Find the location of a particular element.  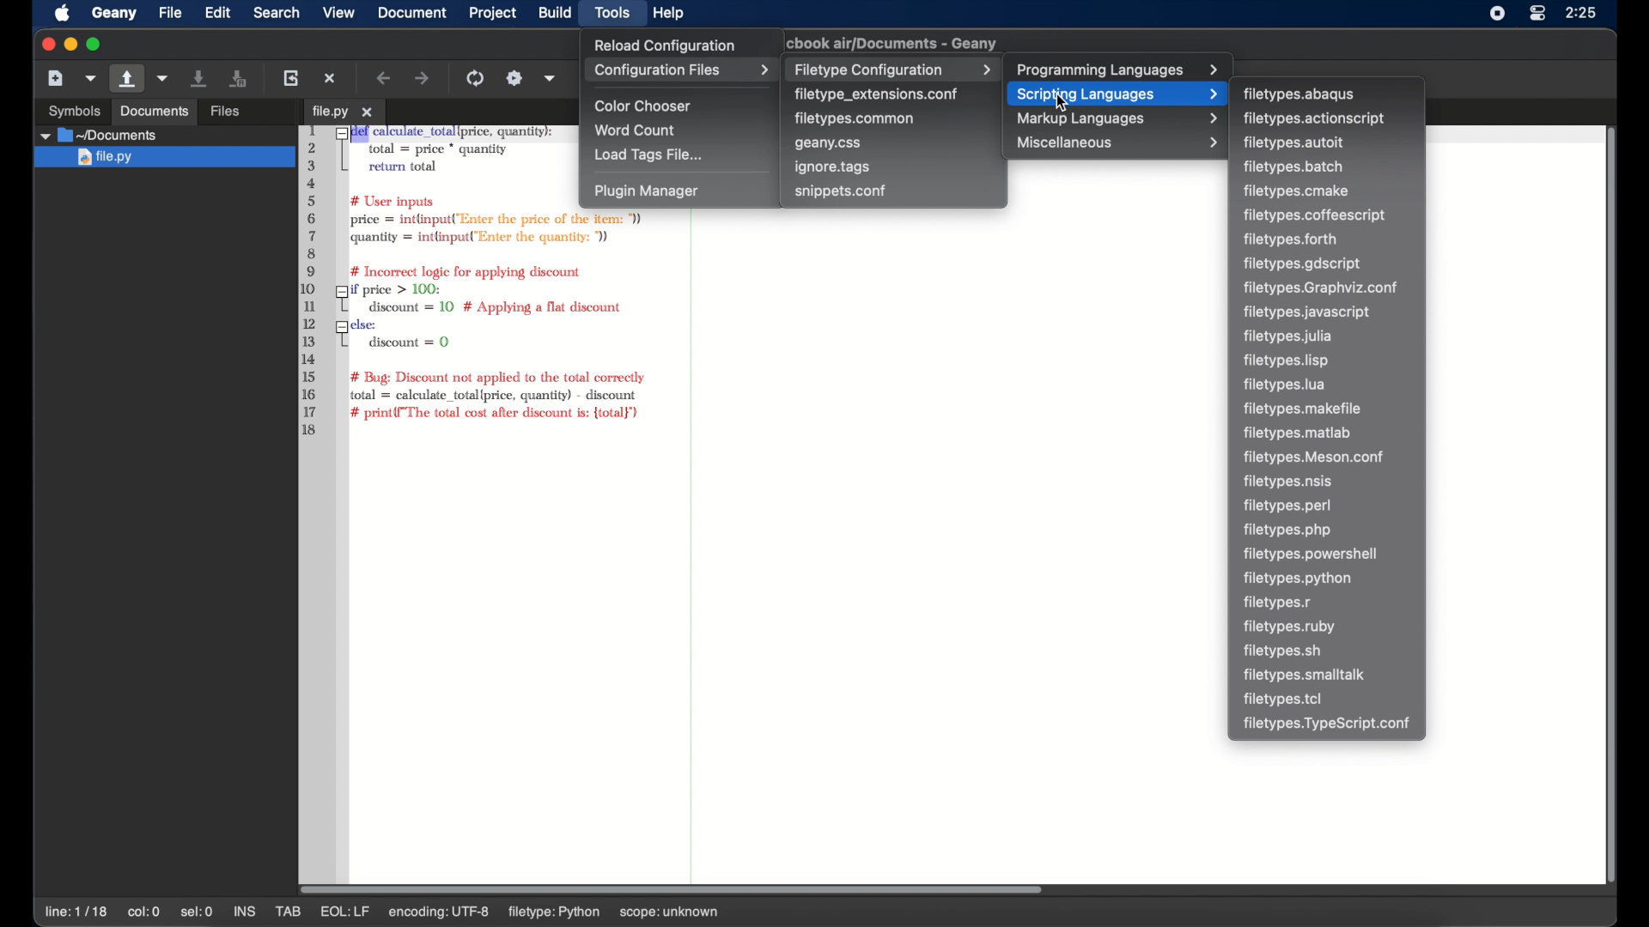

filetypes is located at coordinates (1323, 289).